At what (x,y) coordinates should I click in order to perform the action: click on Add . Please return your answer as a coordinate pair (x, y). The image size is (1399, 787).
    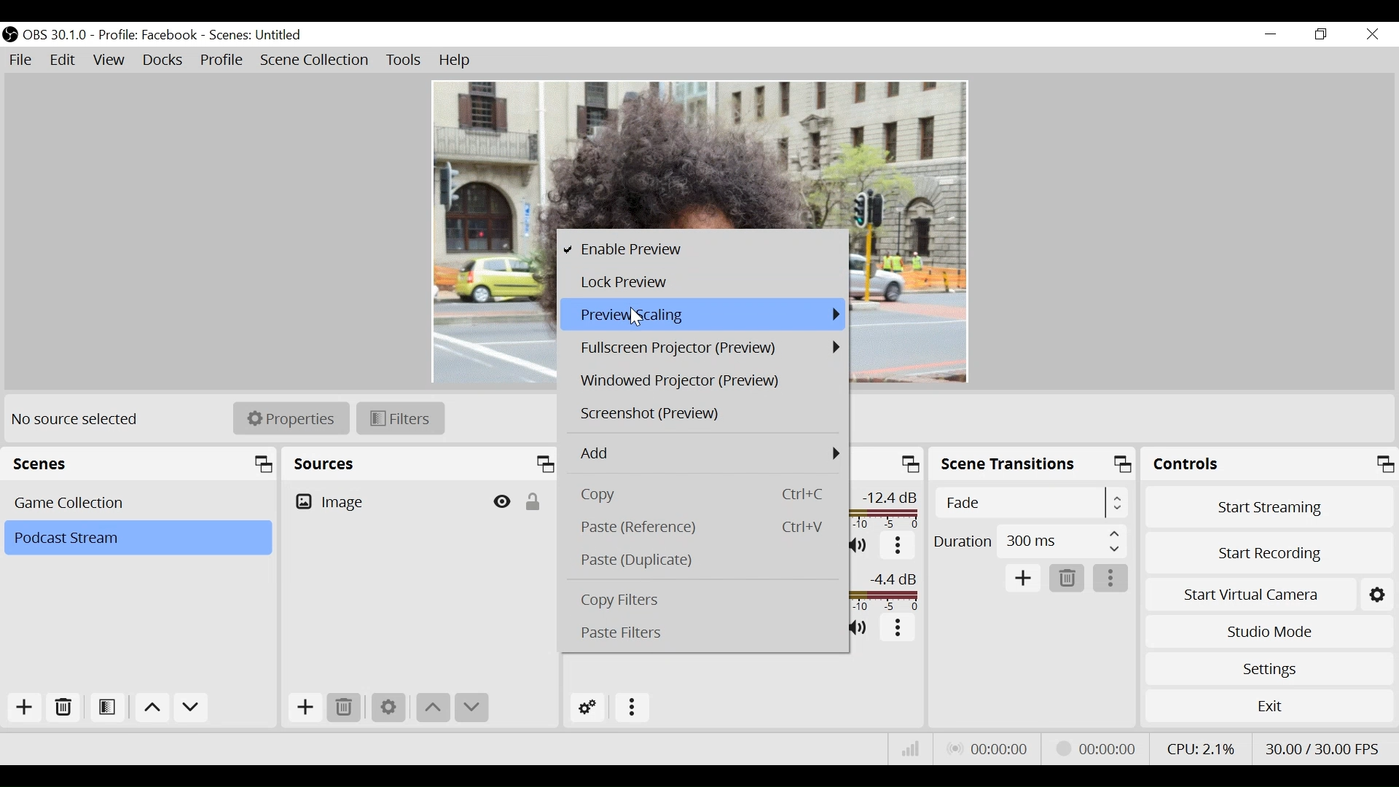
    Looking at the image, I should click on (25, 707).